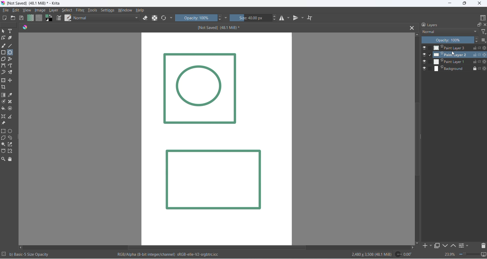  What do you see at coordinates (126, 10) in the screenshot?
I see `window` at bounding box center [126, 10].